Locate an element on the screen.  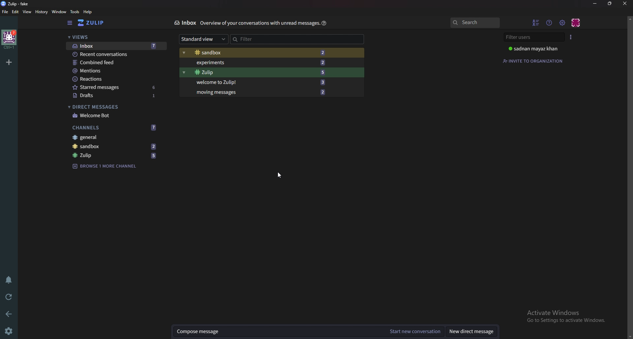
Start new conversation is located at coordinates (415, 330).